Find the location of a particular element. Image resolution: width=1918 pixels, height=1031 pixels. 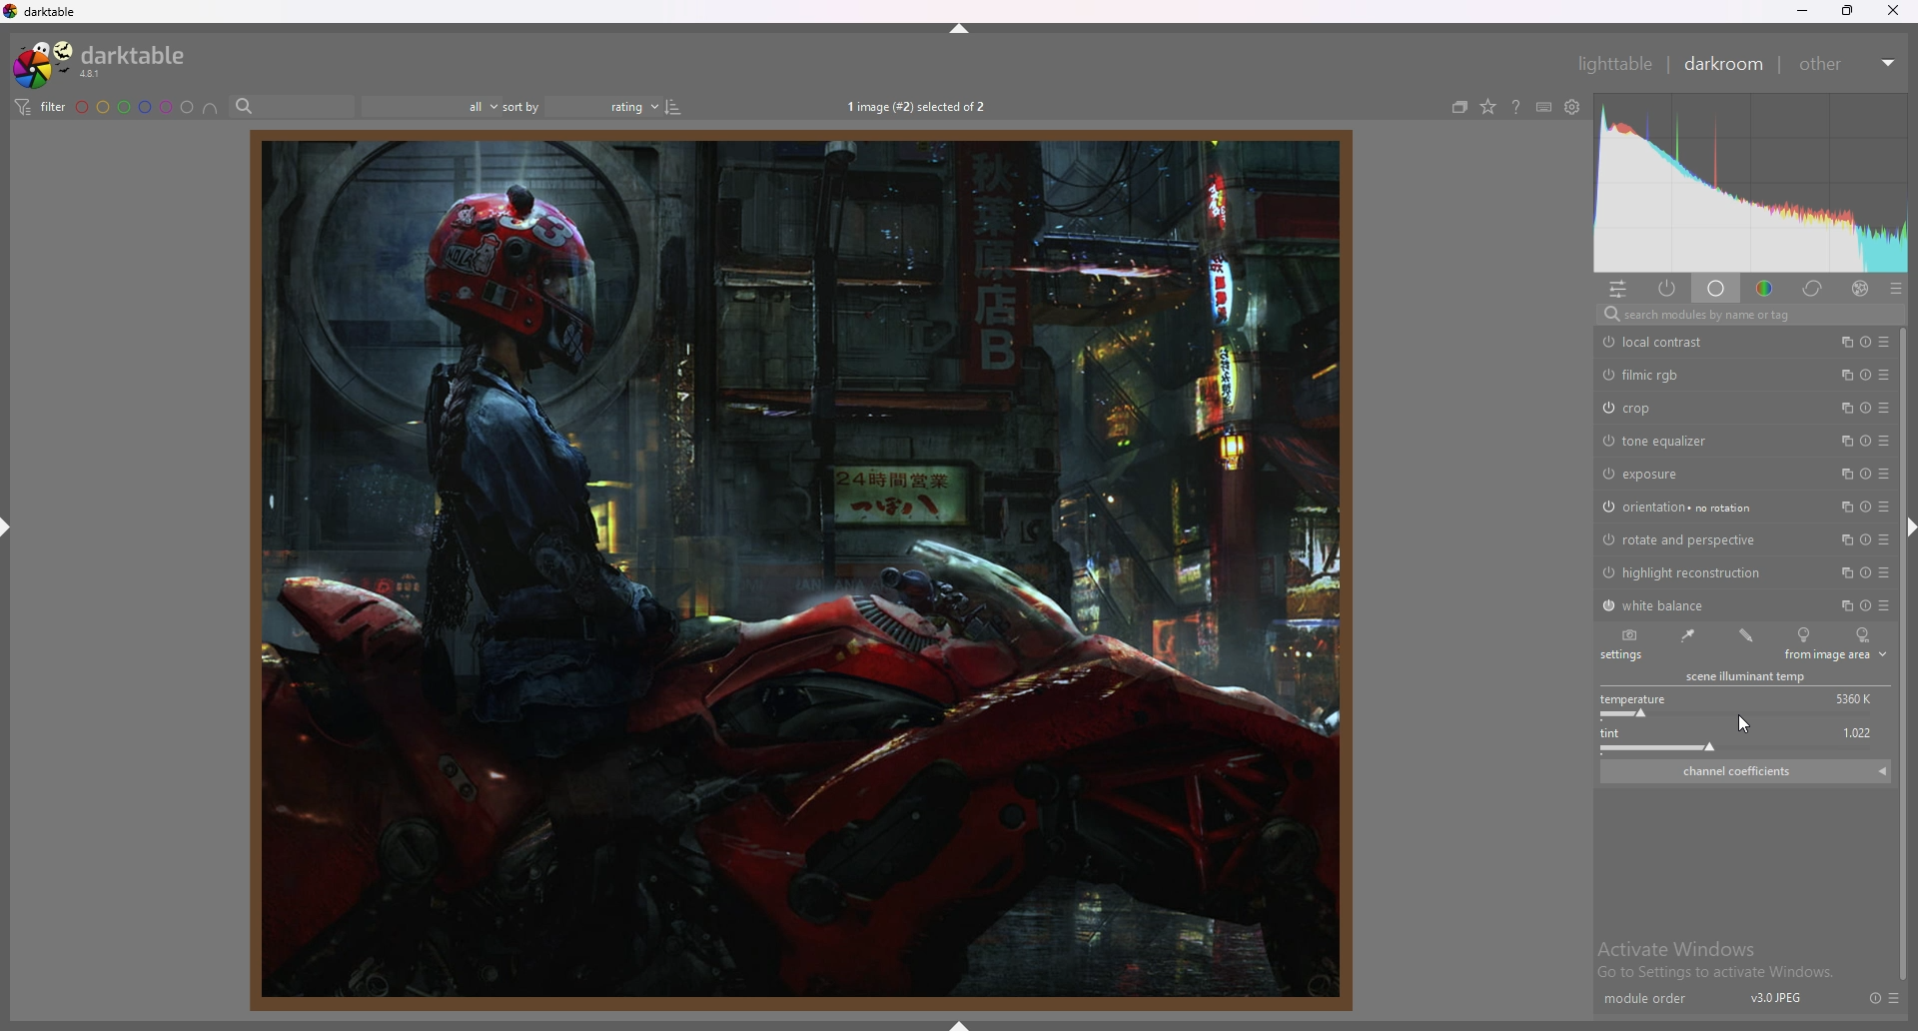

multiple instances action is located at coordinates (1844, 572).